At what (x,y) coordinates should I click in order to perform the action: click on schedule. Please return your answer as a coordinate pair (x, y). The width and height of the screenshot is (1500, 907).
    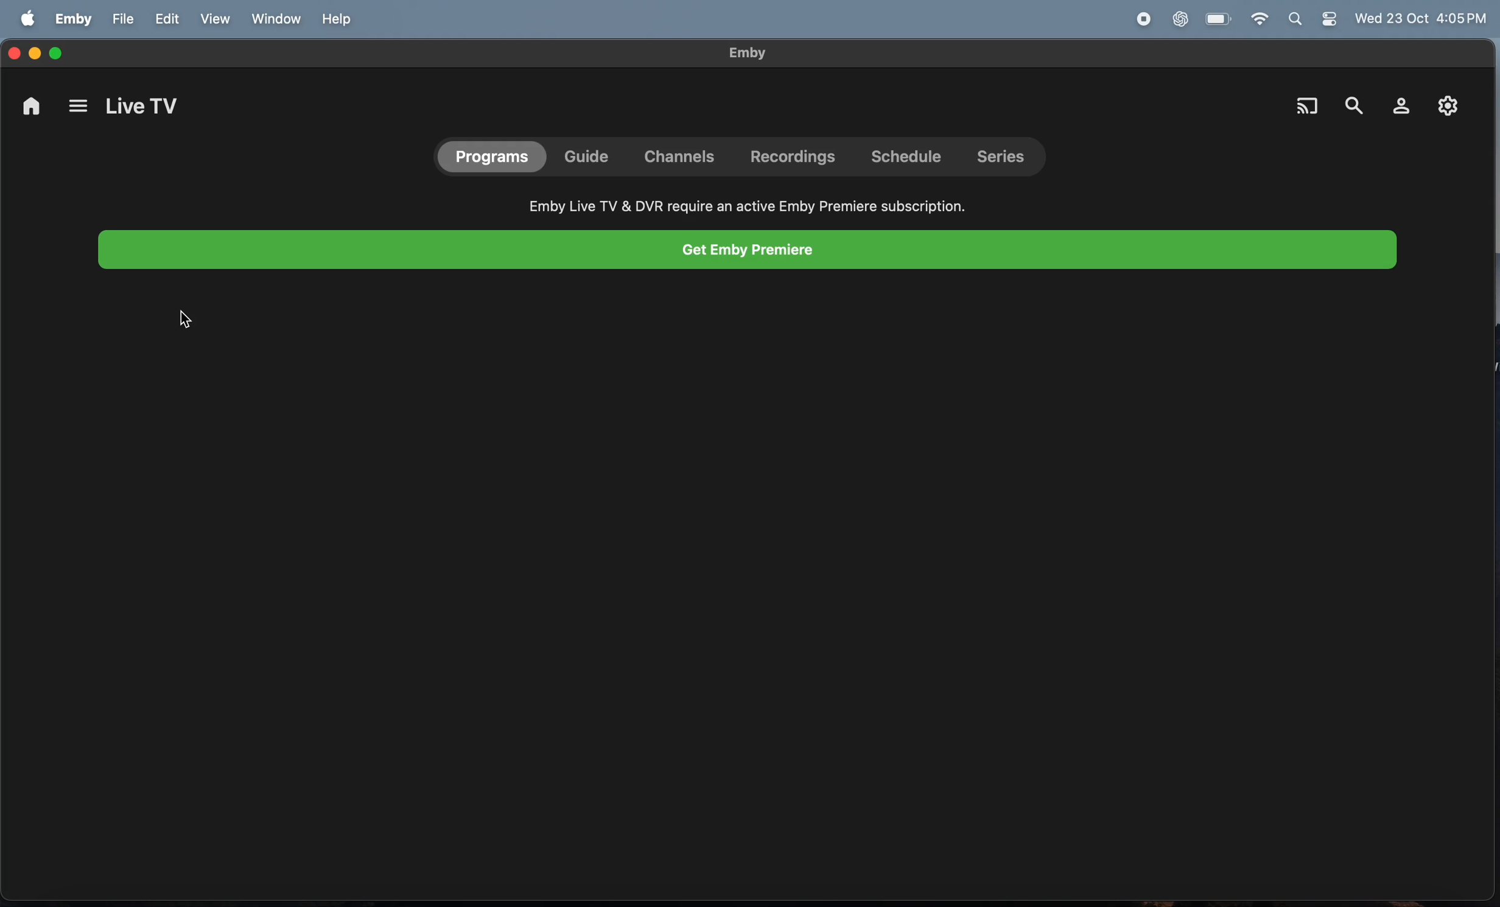
    Looking at the image, I should click on (911, 155).